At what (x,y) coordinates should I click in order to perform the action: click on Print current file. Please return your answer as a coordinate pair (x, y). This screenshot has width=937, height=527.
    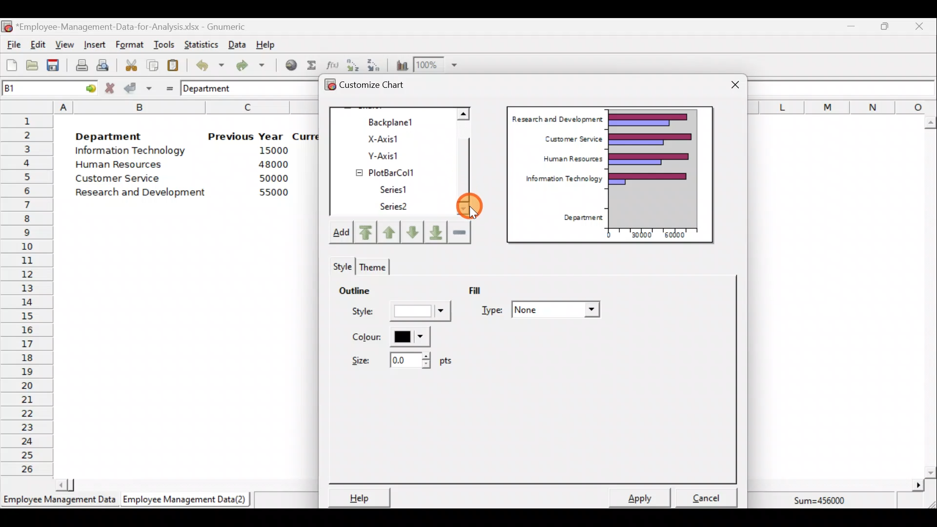
    Looking at the image, I should click on (81, 65).